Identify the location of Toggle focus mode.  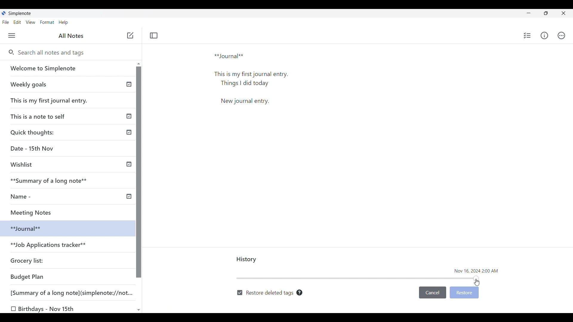
(154, 35).